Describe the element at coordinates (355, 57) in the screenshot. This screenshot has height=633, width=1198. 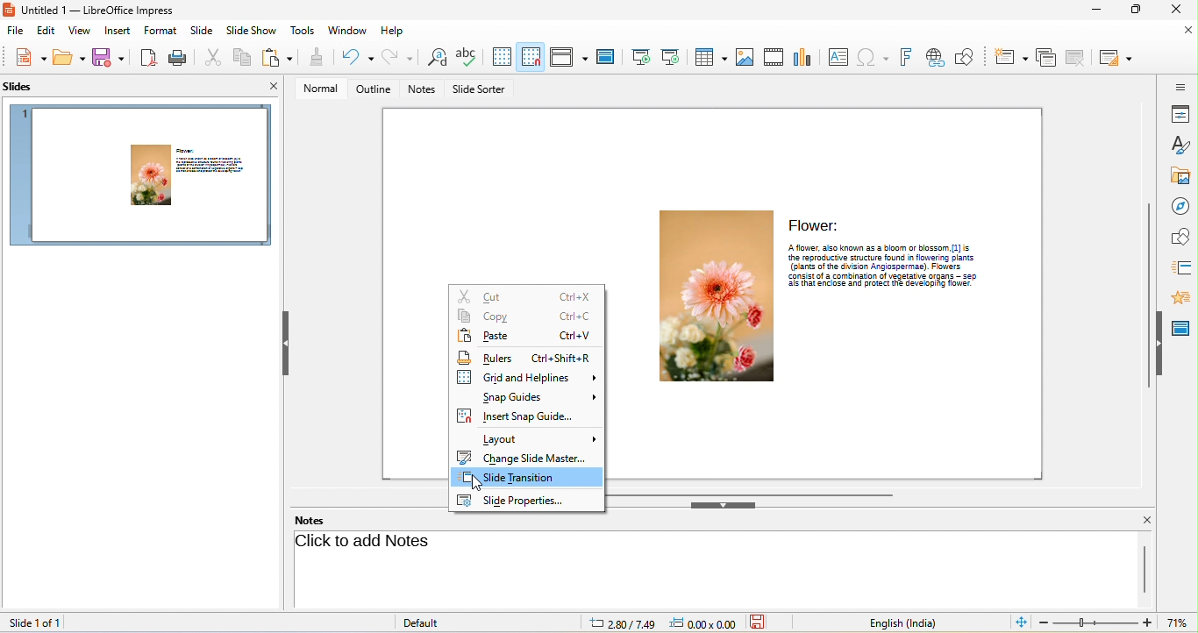
I see `undo` at that location.